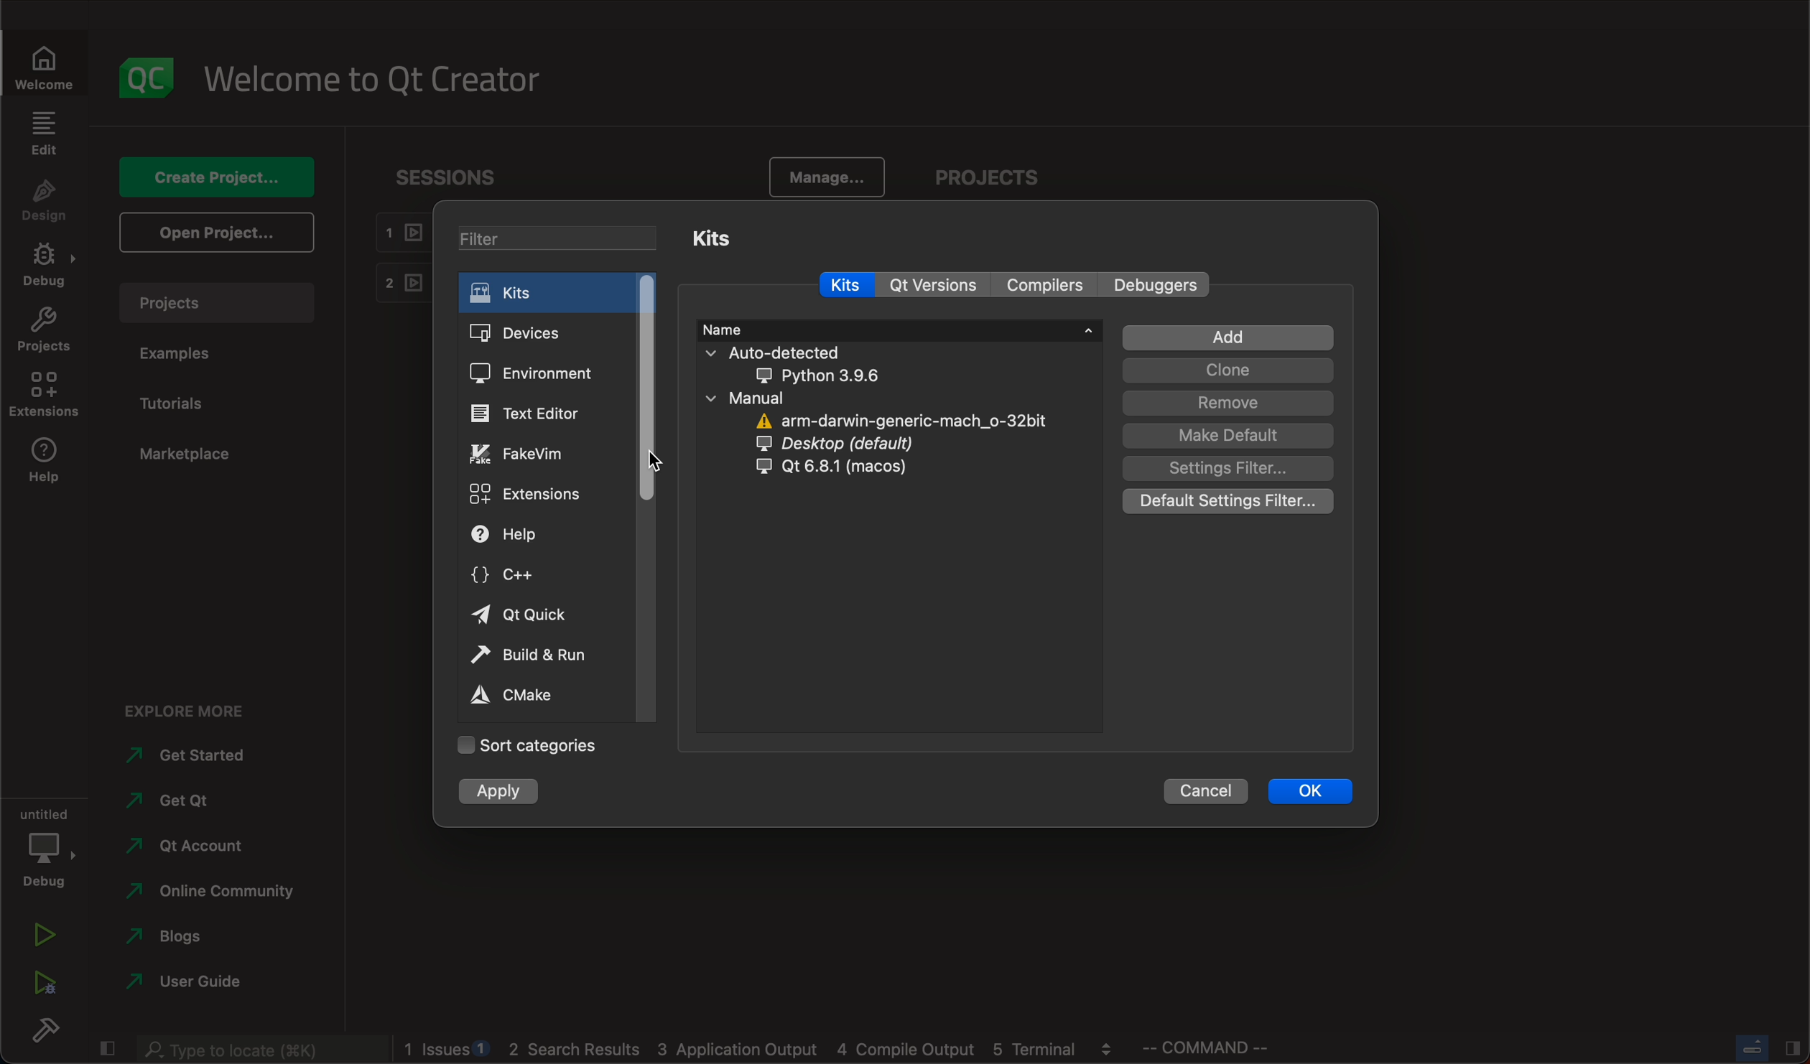 The height and width of the screenshot is (1064, 1810). Describe the element at coordinates (741, 240) in the screenshot. I see `kits` at that location.